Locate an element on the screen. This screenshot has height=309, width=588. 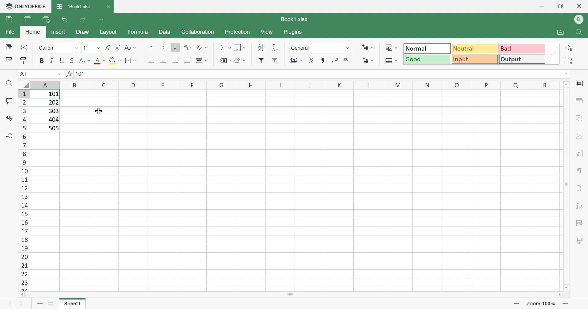
Justified is located at coordinates (188, 60).